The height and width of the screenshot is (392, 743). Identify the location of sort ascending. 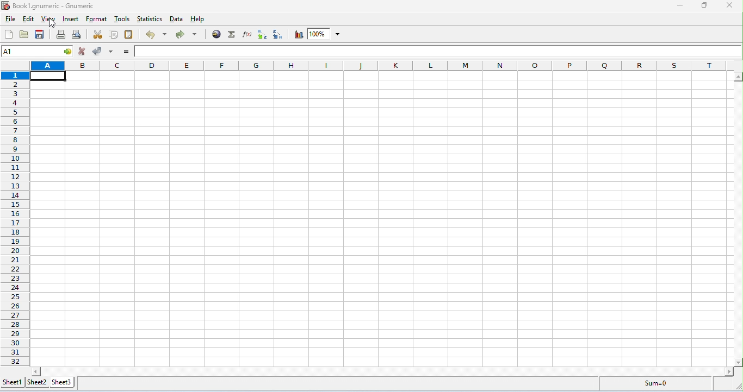
(262, 34).